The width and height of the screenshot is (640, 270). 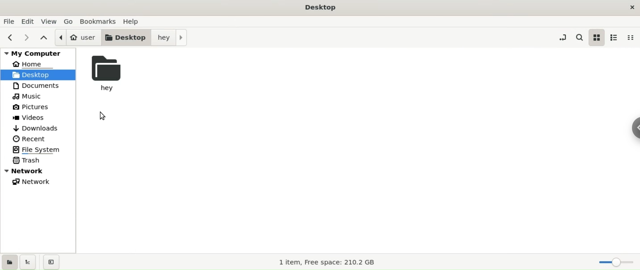 What do you see at coordinates (321, 8) in the screenshot?
I see `Desktop` at bounding box center [321, 8].